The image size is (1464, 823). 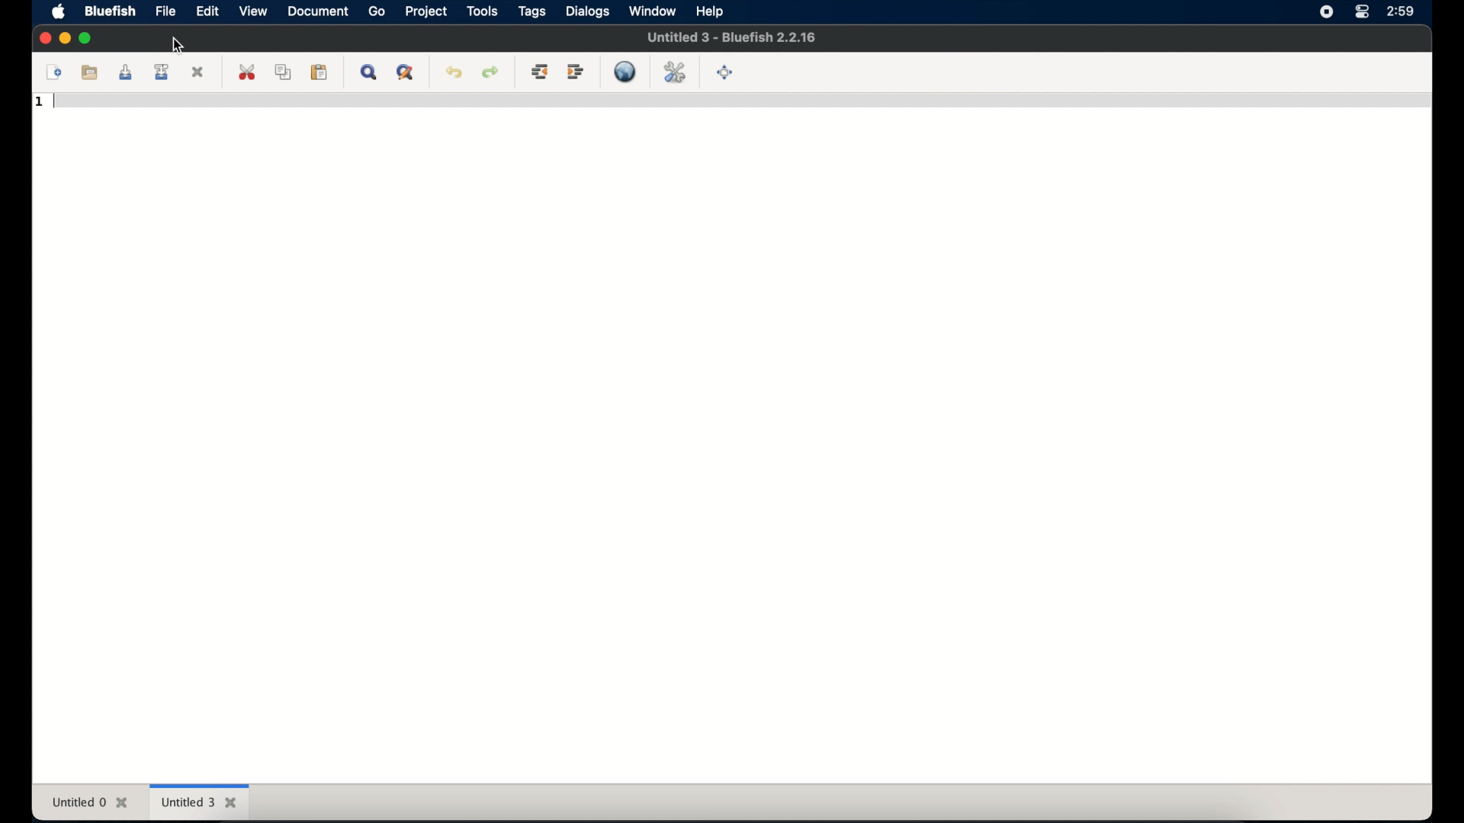 What do you see at coordinates (61, 11) in the screenshot?
I see `apple icon` at bounding box center [61, 11].